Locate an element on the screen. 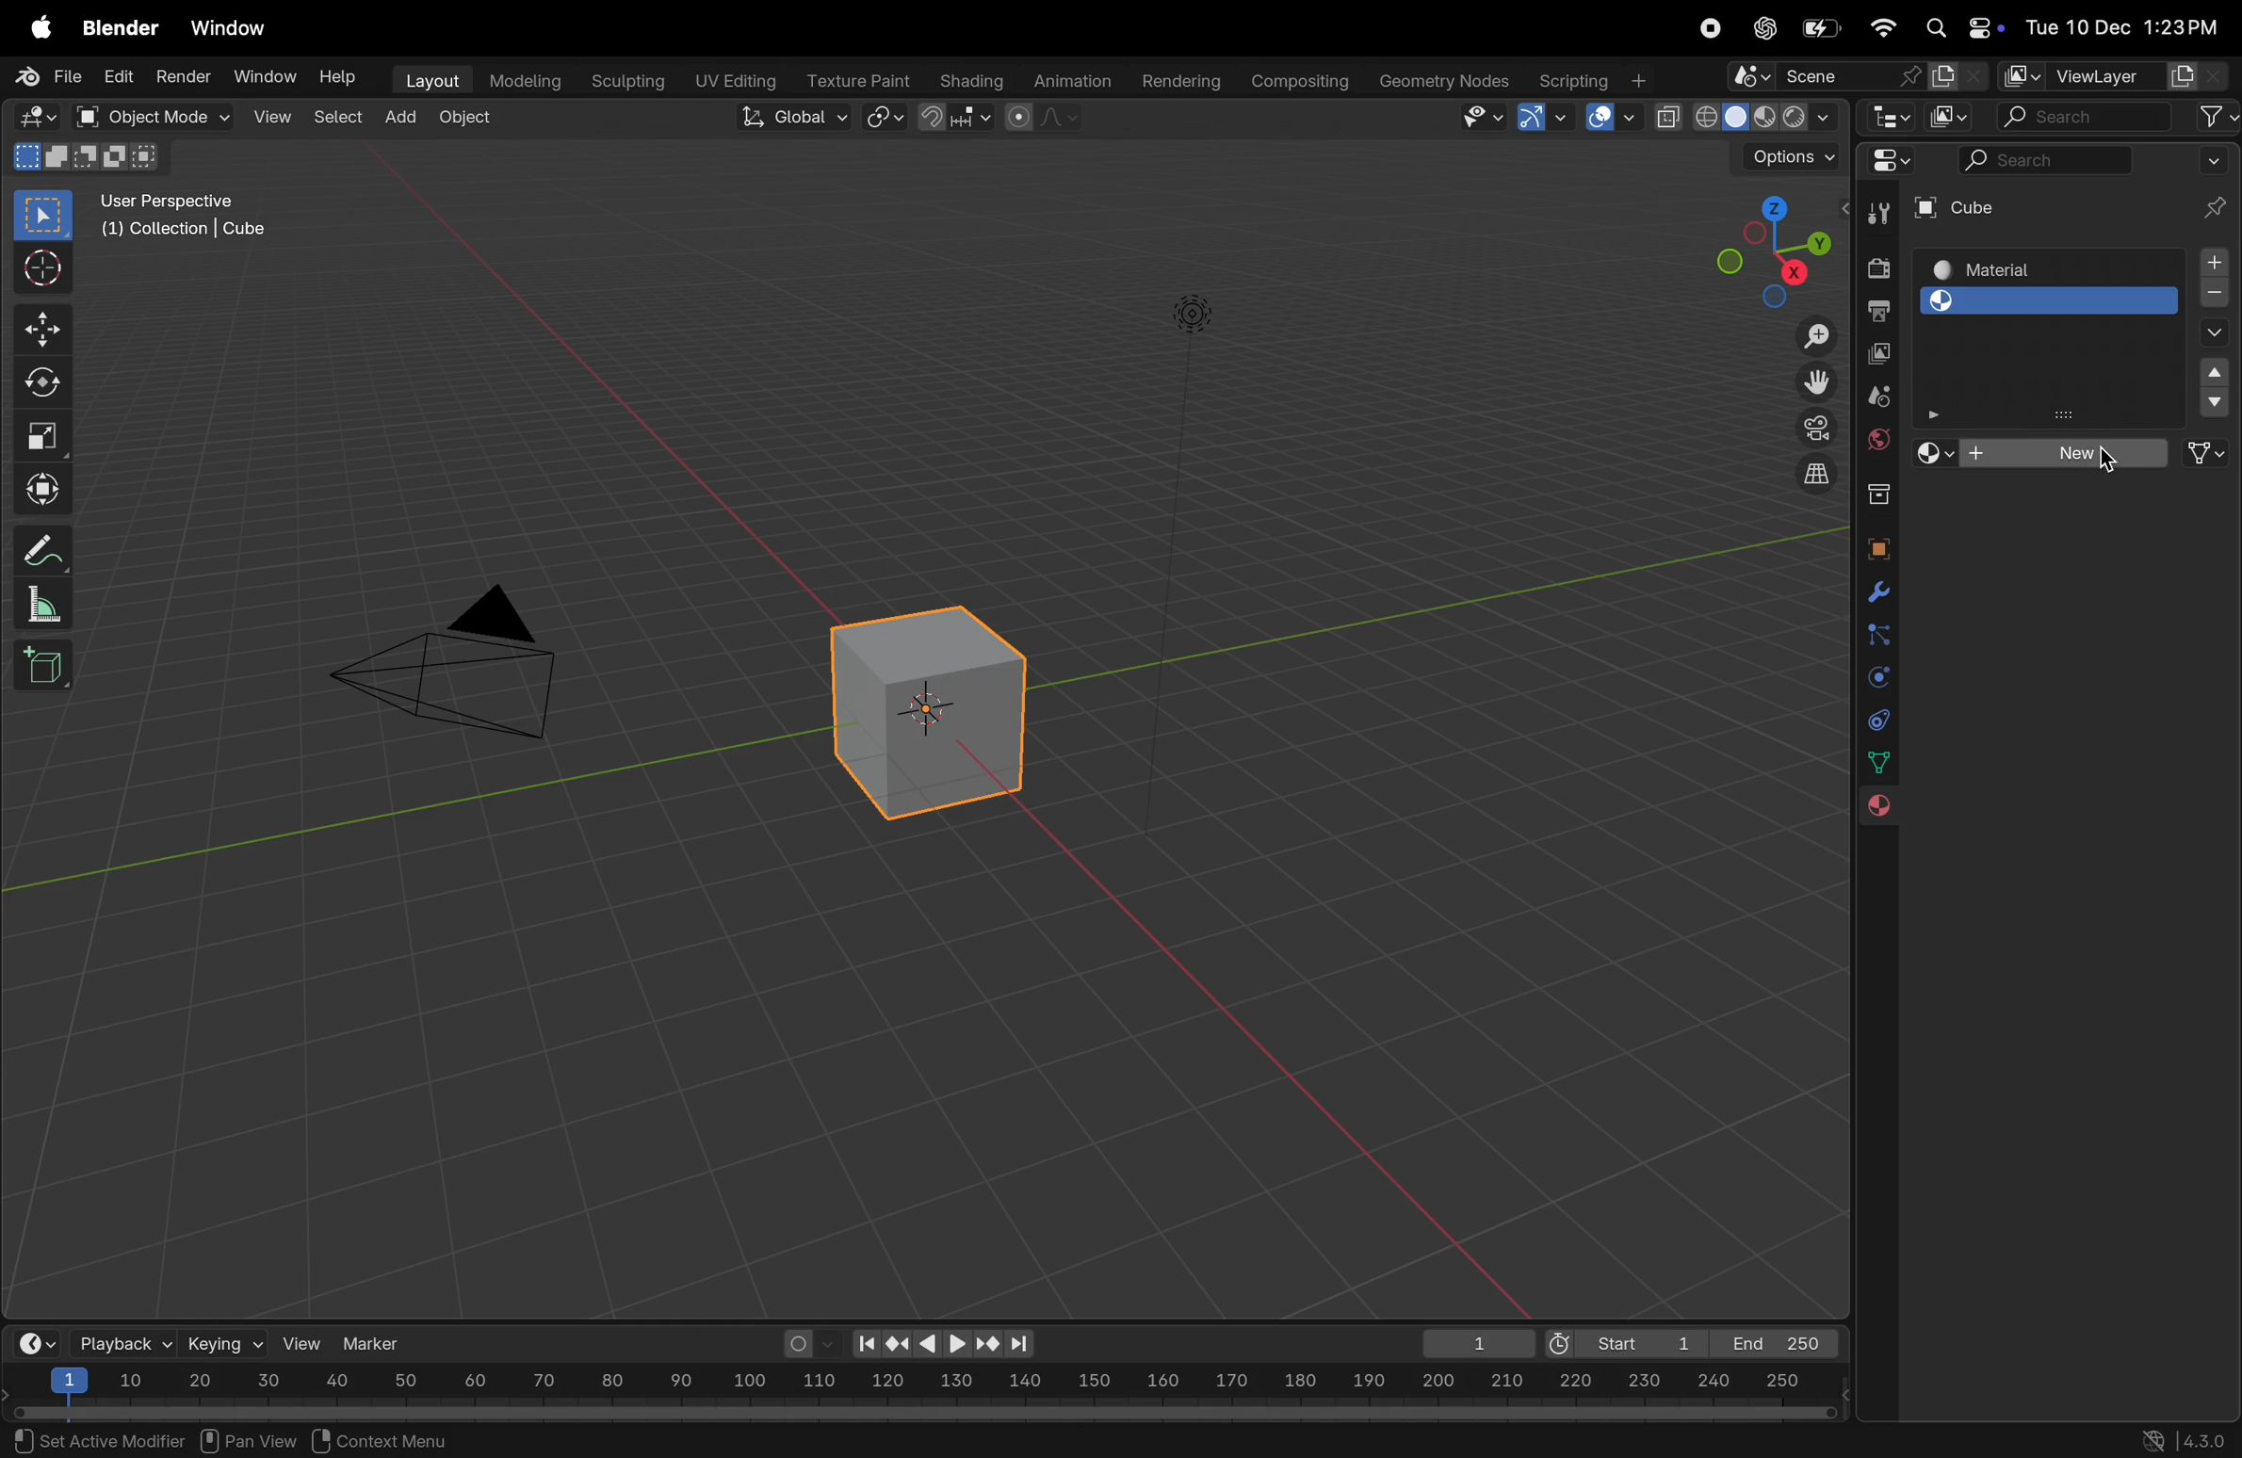  viewport shading is located at coordinates (1745, 112).